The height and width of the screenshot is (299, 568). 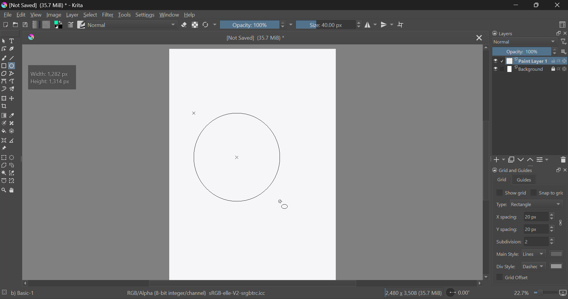 I want to click on Polyline, so click(x=12, y=73).